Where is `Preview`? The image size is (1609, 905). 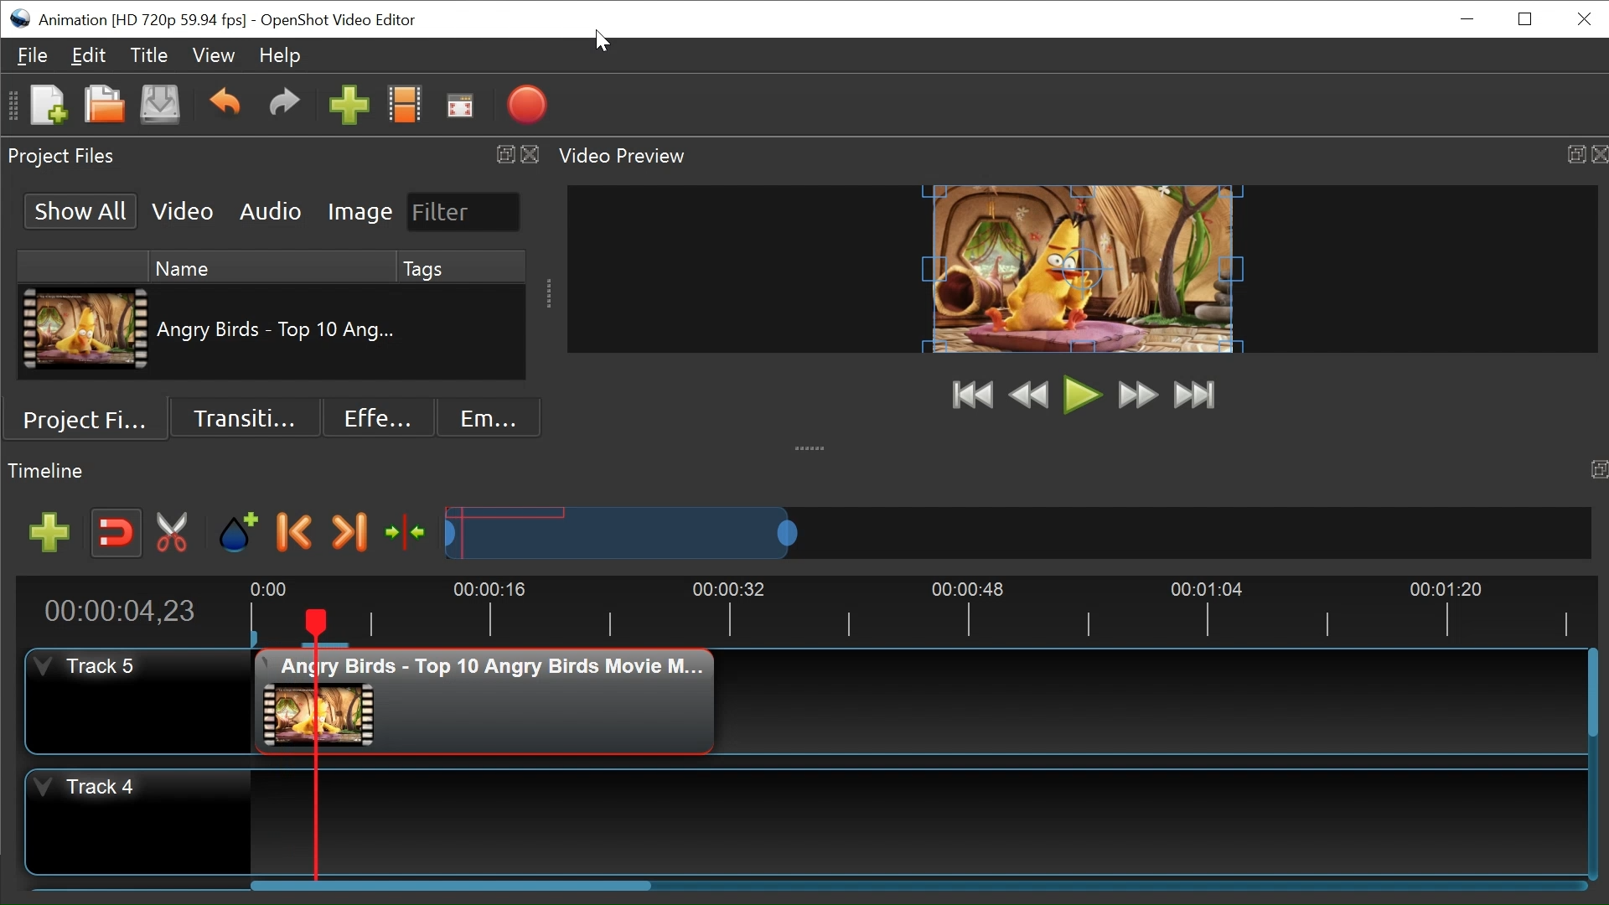 Preview is located at coordinates (1028, 397).